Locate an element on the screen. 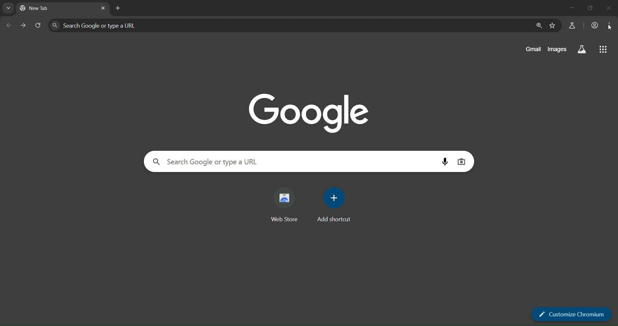  add shortcut is located at coordinates (336, 204).